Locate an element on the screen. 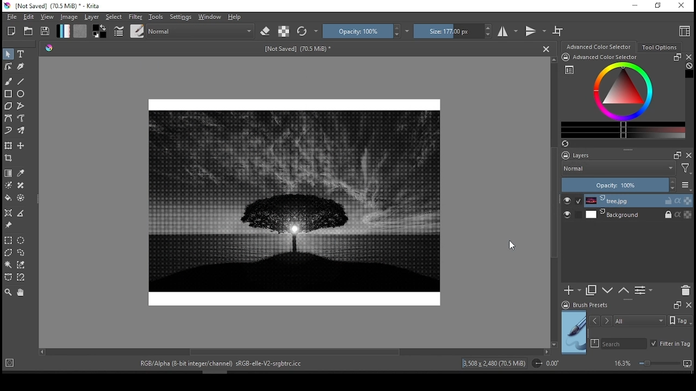 This screenshot has height=391, width=696. freehand selection tool is located at coordinates (21, 252).